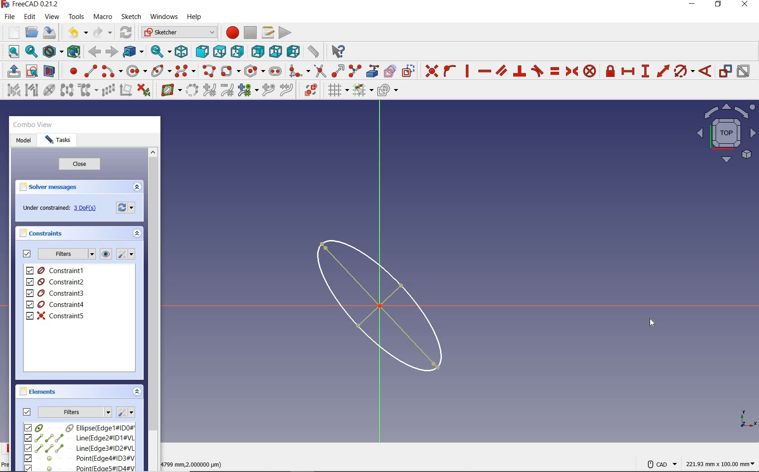 Image resolution: width=759 pixels, height=472 pixels. Describe the element at coordinates (371, 71) in the screenshot. I see `create external geometry` at that location.